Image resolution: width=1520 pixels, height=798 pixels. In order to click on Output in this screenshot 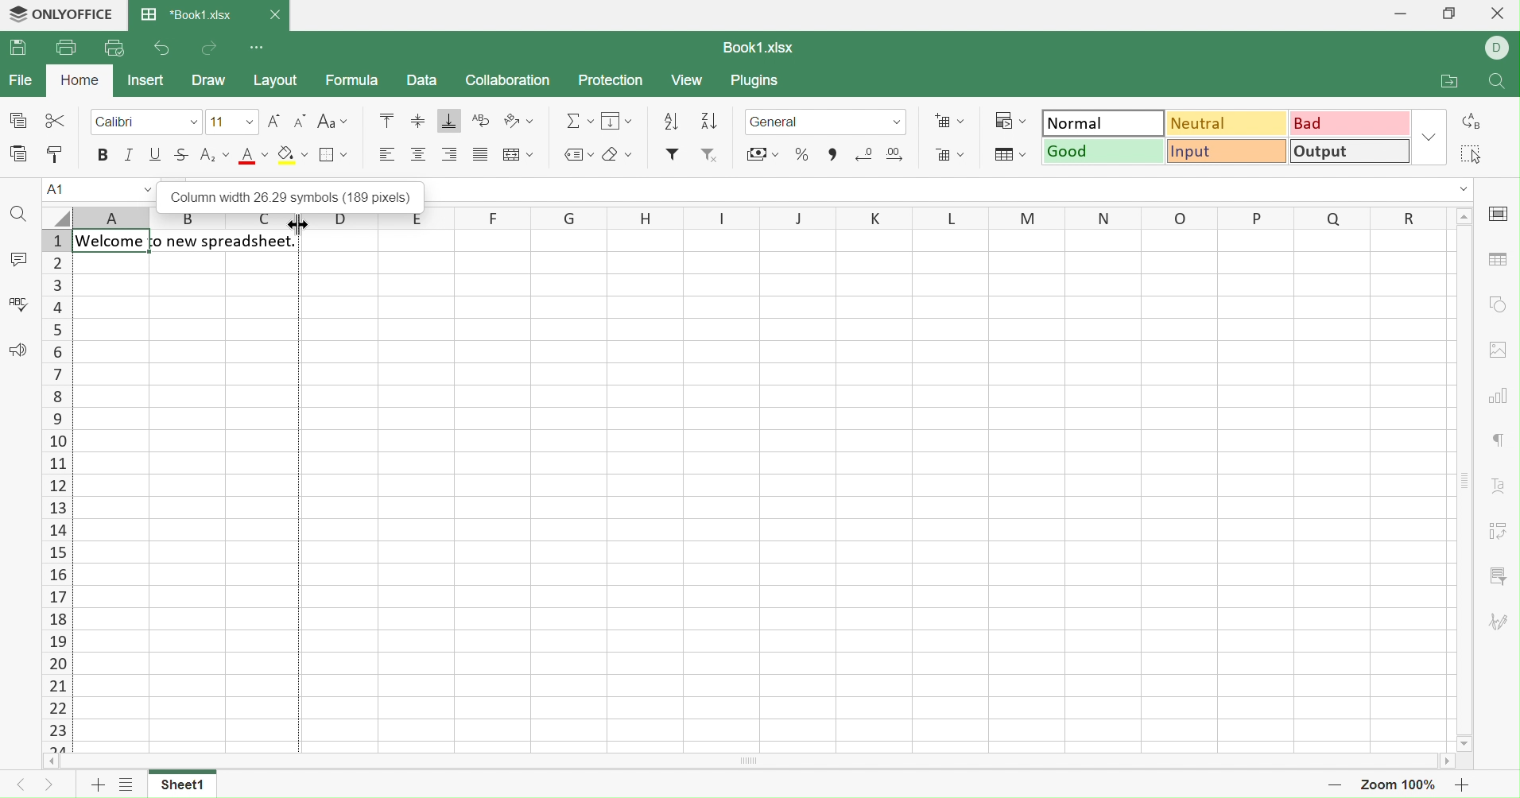, I will do `click(1352, 150)`.